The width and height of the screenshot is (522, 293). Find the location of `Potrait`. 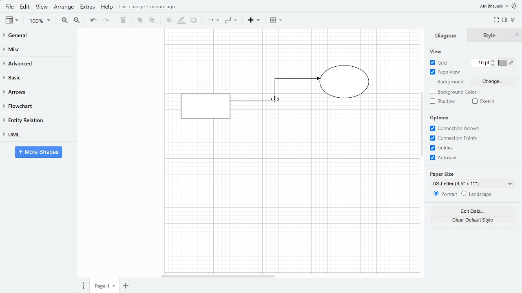

Potrait is located at coordinates (443, 195).